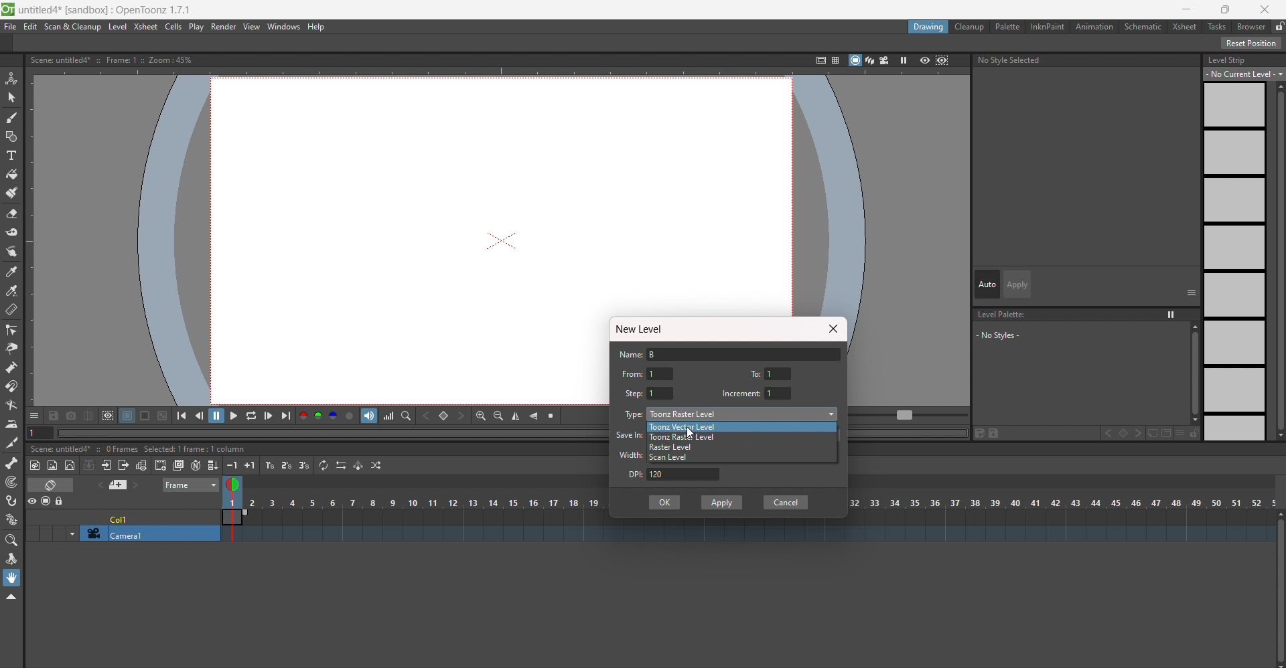  I want to click on options, so click(1192, 292).